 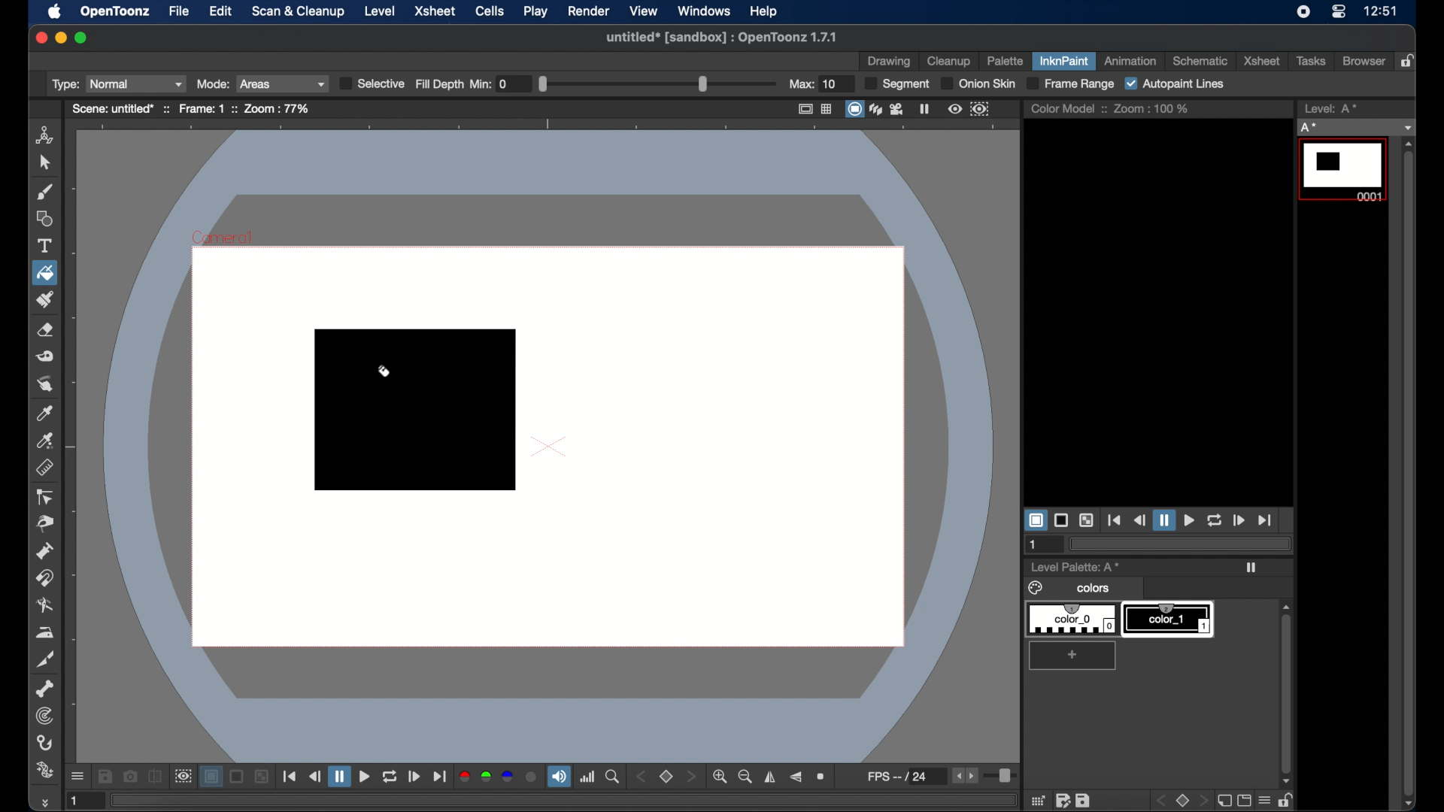 What do you see at coordinates (1163, 801) in the screenshot?
I see `back` at bounding box center [1163, 801].